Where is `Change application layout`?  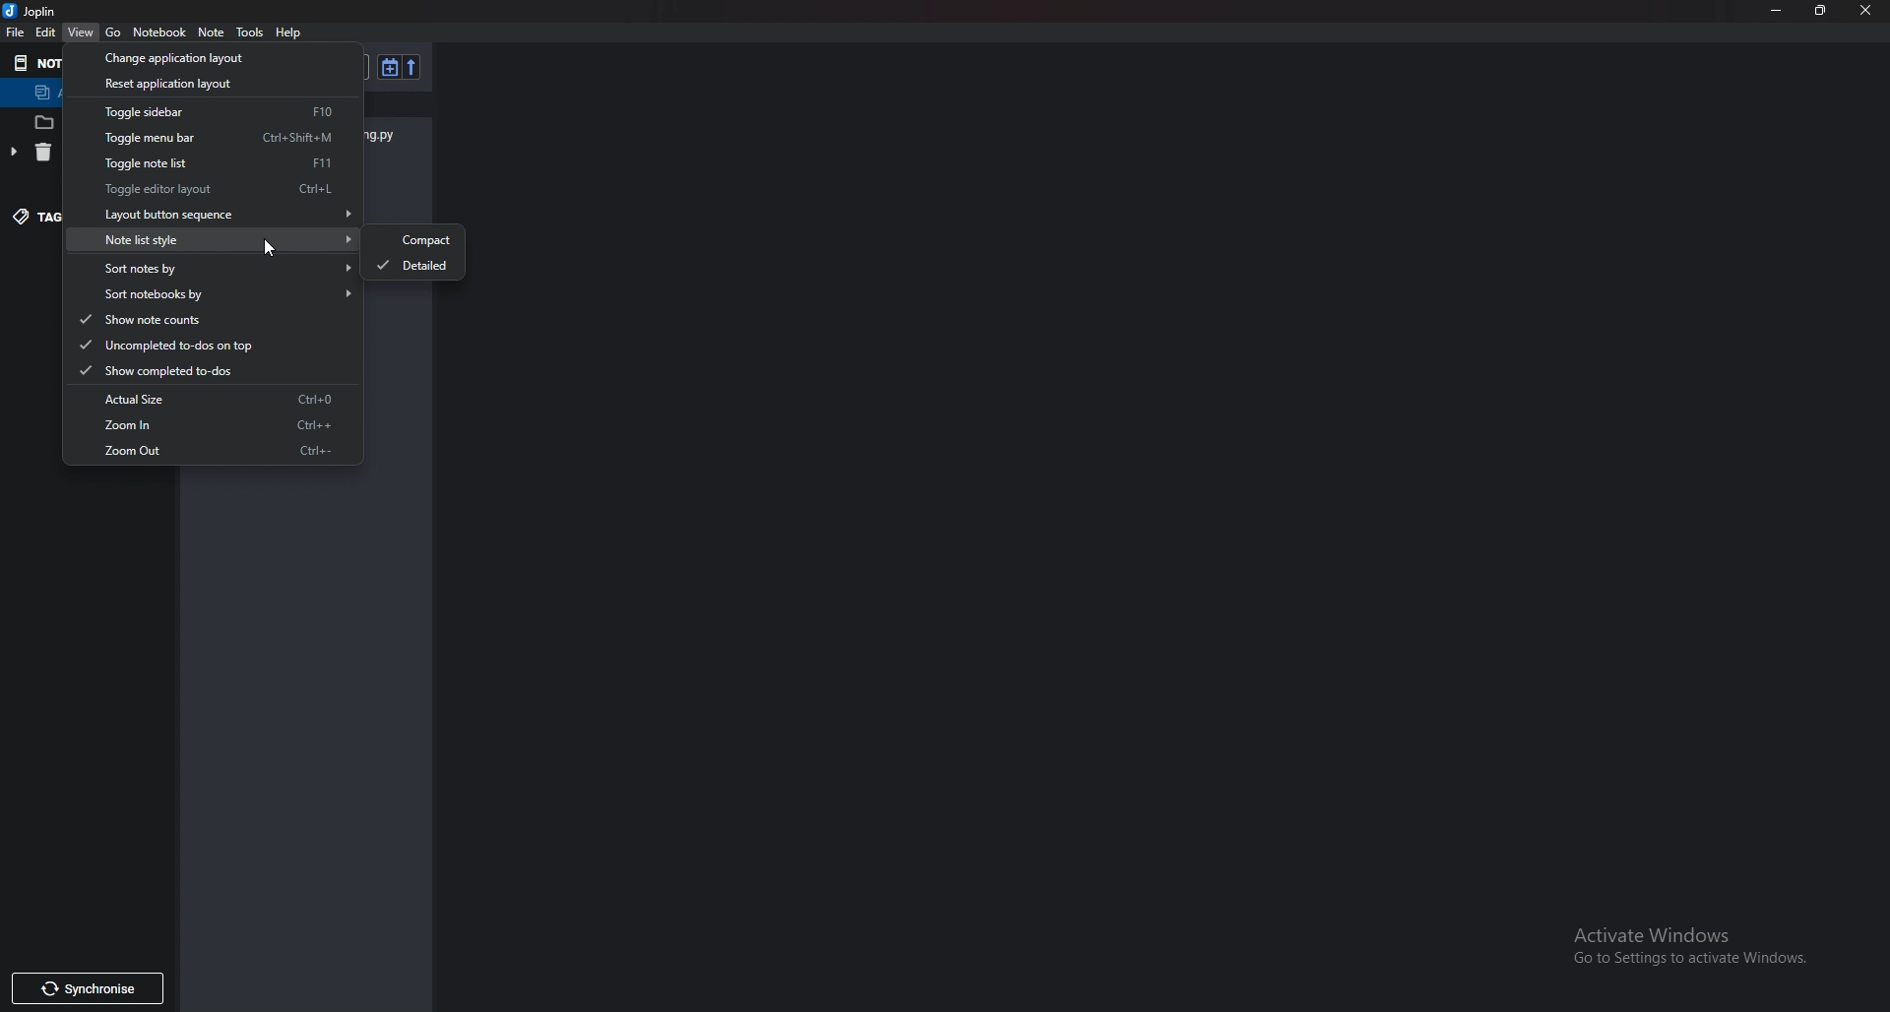 Change application layout is located at coordinates (206, 57).